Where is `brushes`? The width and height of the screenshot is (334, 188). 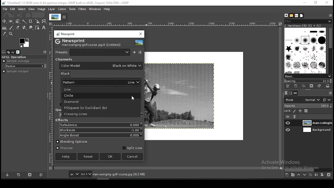 brushes is located at coordinates (286, 15).